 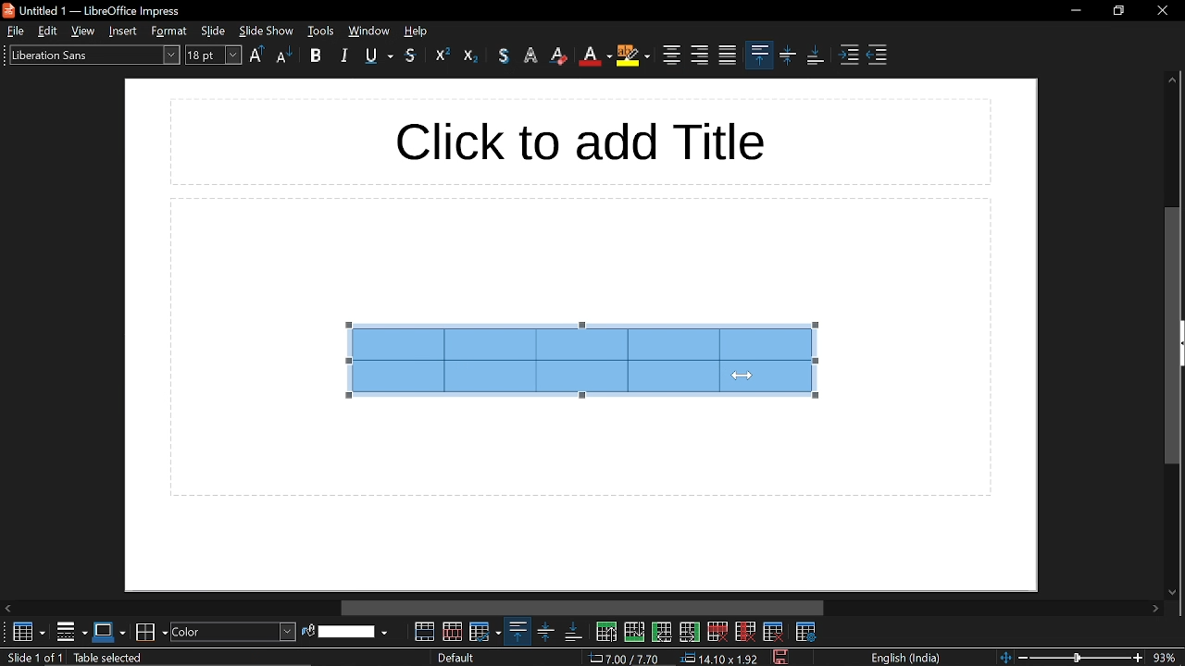 What do you see at coordinates (517, 632) in the screenshot?
I see `align top` at bounding box center [517, 632].